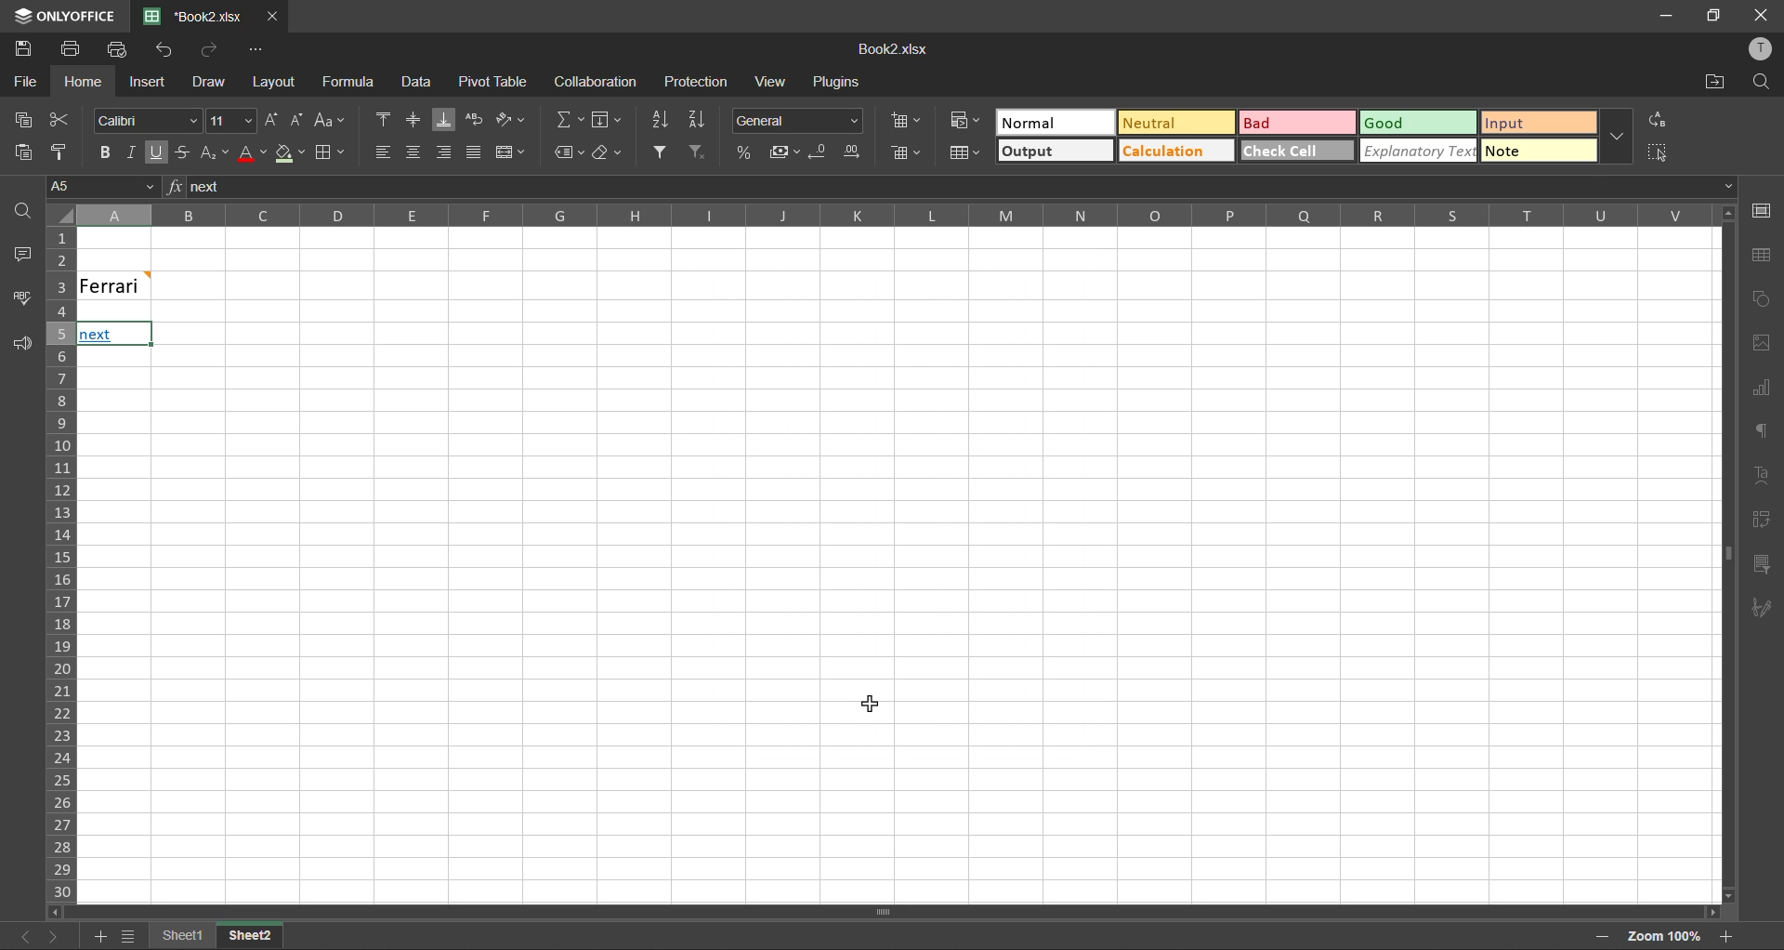 The image size is (1784, 950). What do you see at coordinates (493, 83) in the screenshot?
I see `pivot table` at bounding box center [493, 83].